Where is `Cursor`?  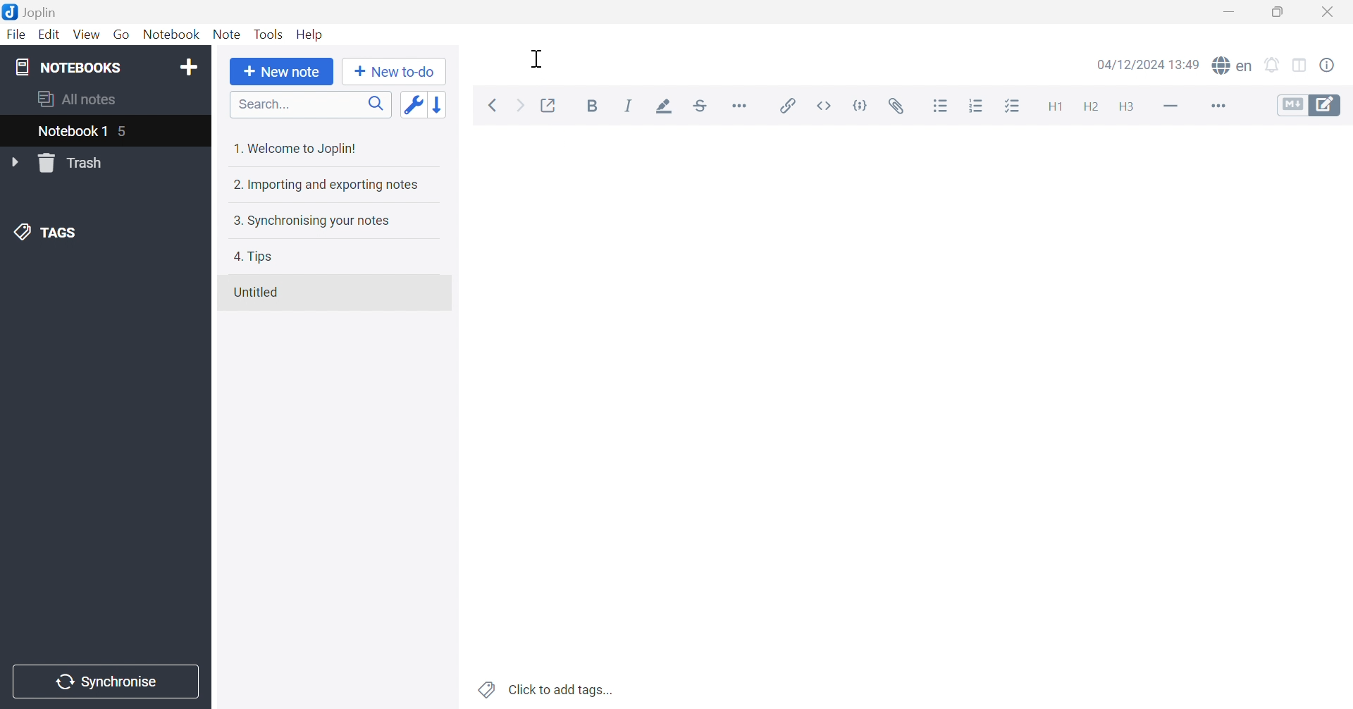
Cursor is located at coordinates (536, 59).